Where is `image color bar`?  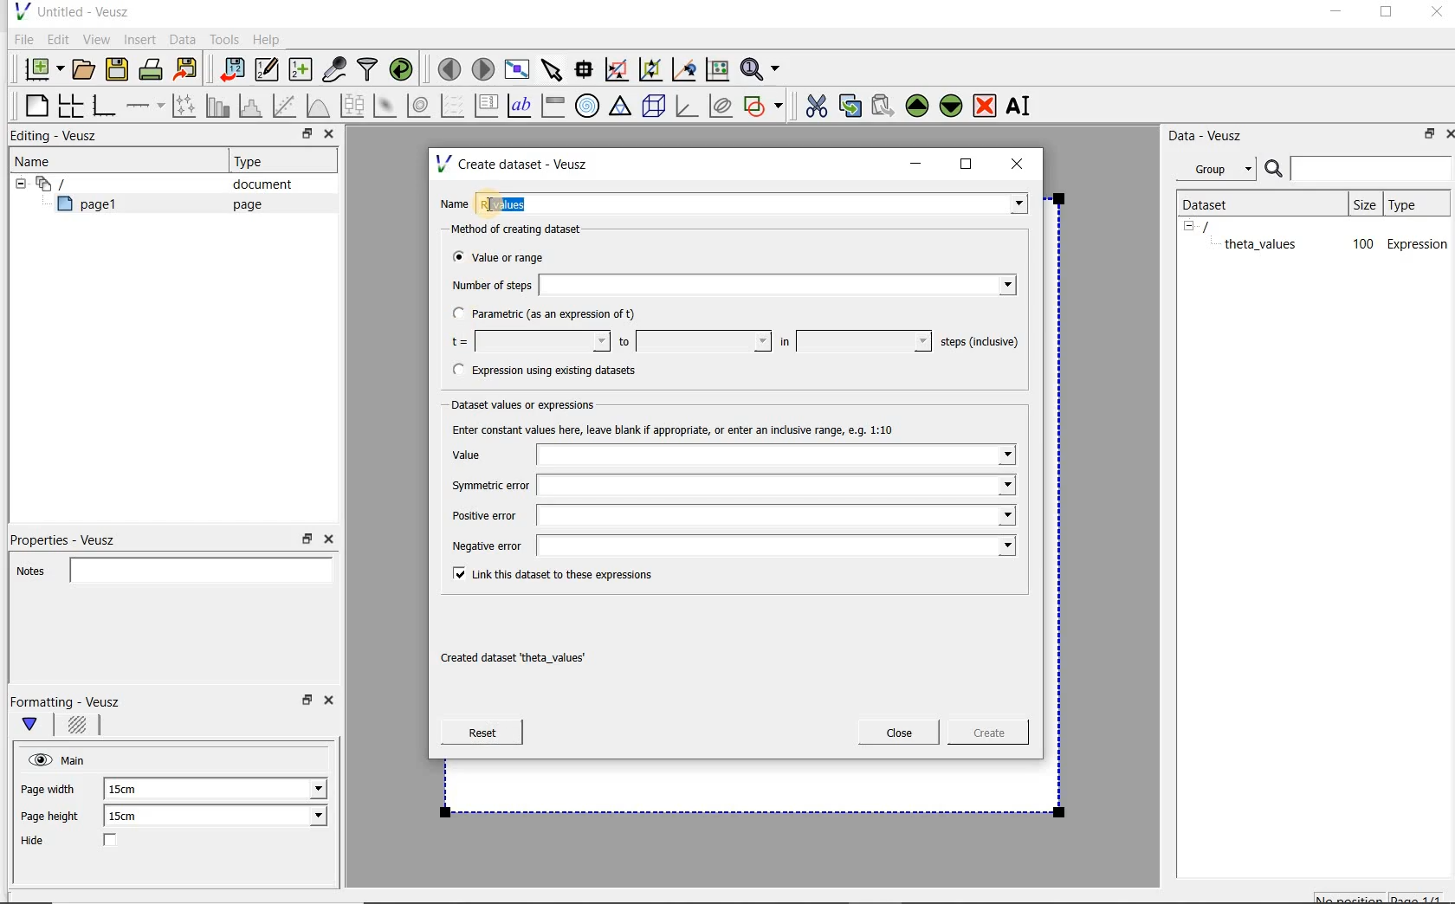
image color bar is located at coordinates (553, 106).